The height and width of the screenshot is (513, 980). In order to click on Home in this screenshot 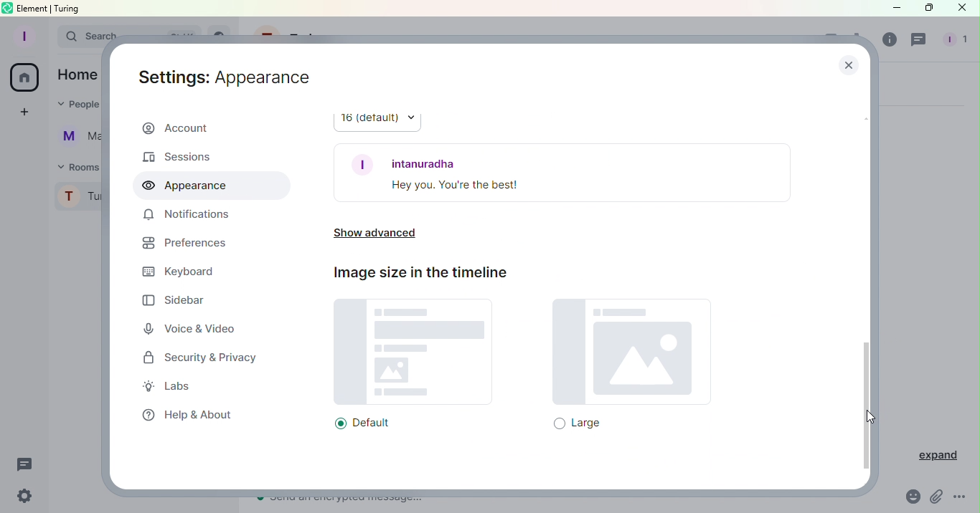, I will do `click(77, 77)`.